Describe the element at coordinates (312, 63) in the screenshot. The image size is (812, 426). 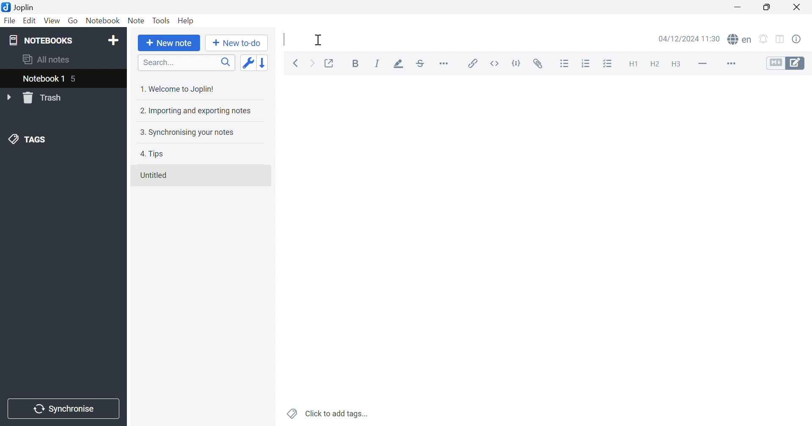
I see `Forward` at that location.